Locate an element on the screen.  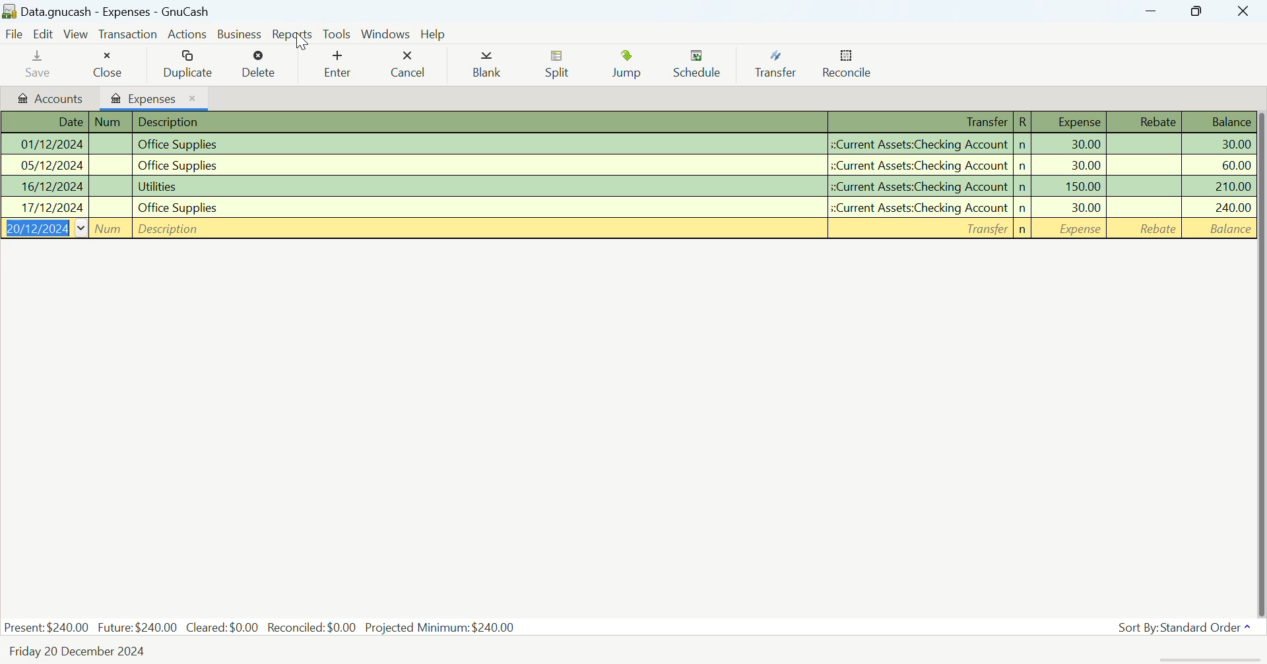
Cursor on Reports is located at coordinates (300, 41).